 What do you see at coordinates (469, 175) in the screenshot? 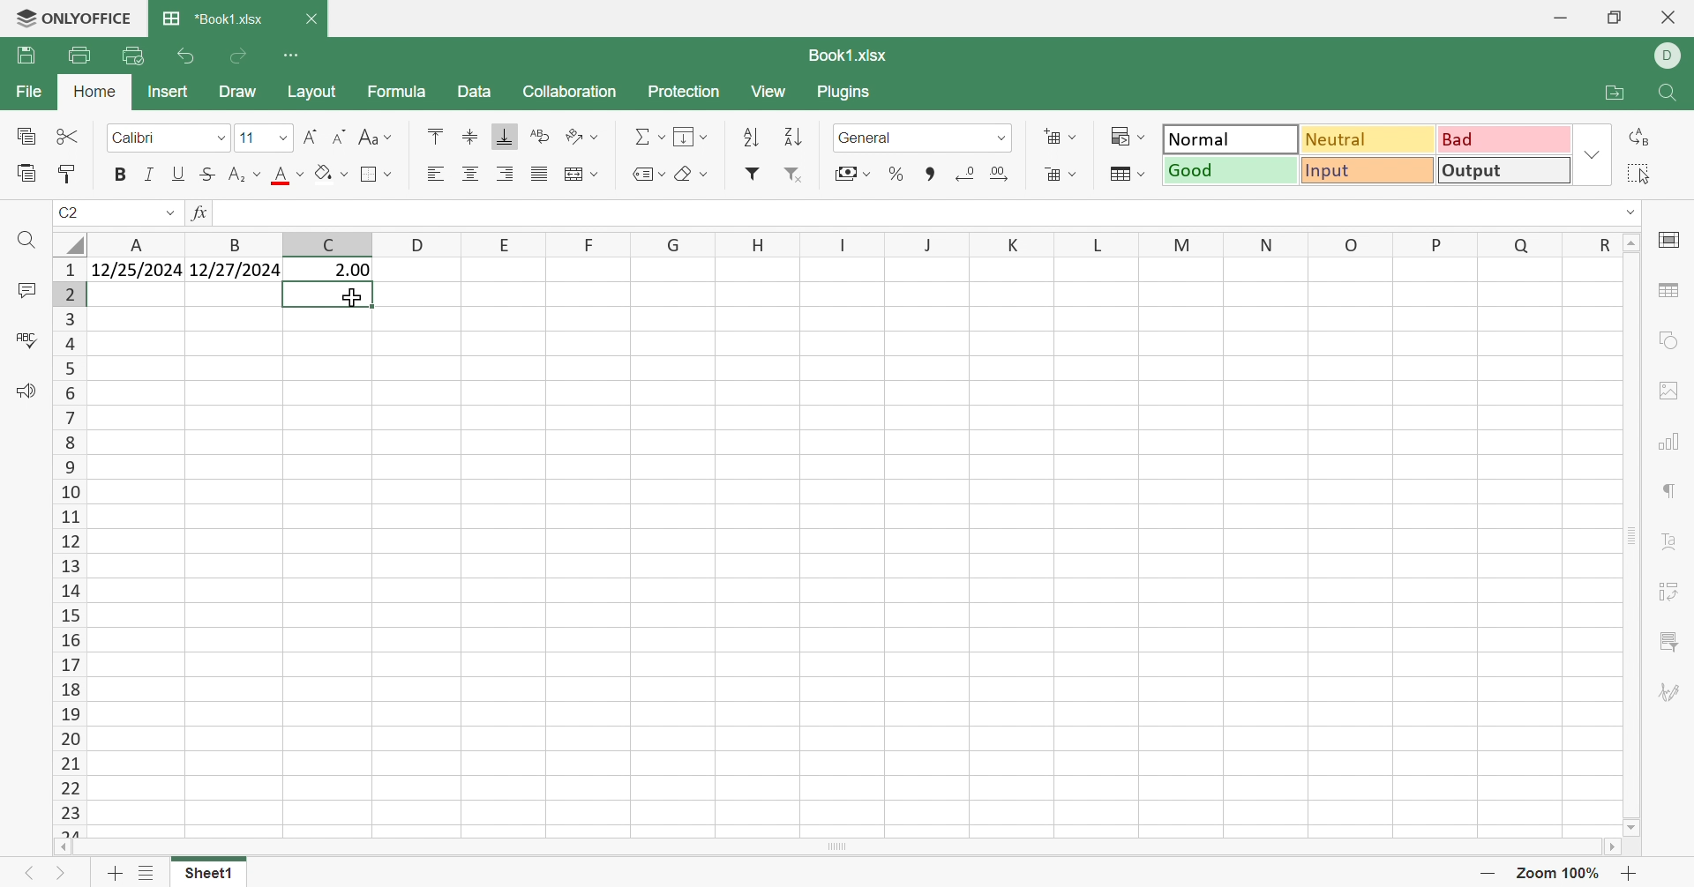
I see `Align center` at bounding box center [469, 175].